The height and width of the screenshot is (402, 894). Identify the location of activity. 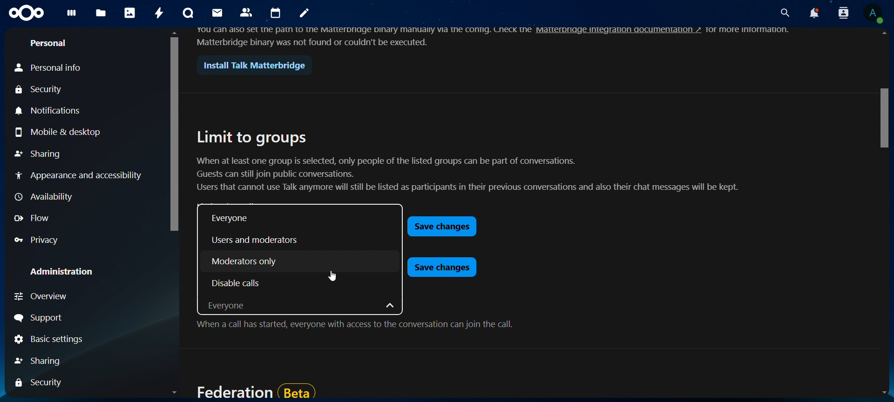
(160, 13).